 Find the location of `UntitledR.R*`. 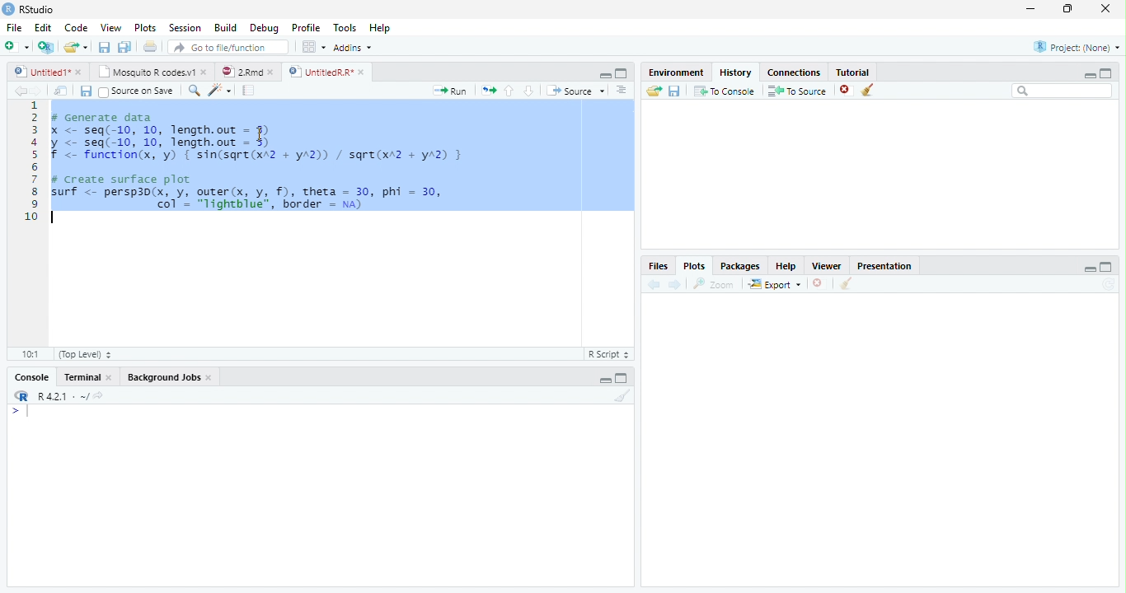

UntitledR.R* is located at coordinates (319, 72).